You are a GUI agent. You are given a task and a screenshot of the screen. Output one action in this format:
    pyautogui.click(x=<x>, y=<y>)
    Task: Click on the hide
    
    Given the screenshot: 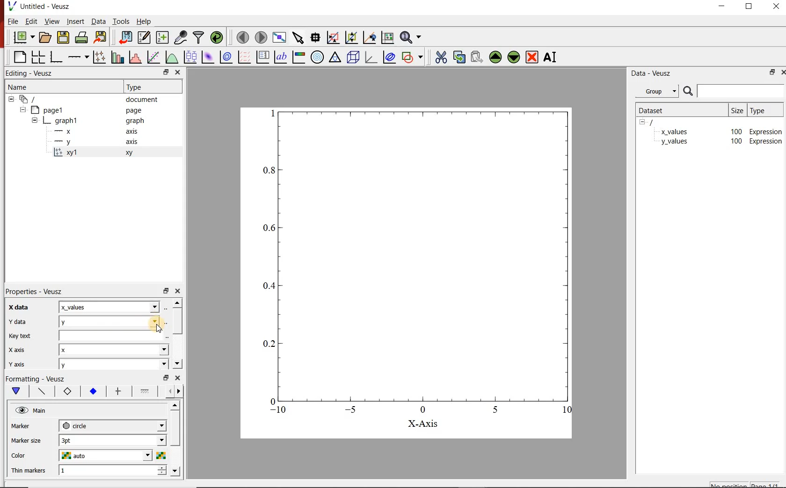 What is the action you would take?
    pyautogui.click(x=11, y=99)
    